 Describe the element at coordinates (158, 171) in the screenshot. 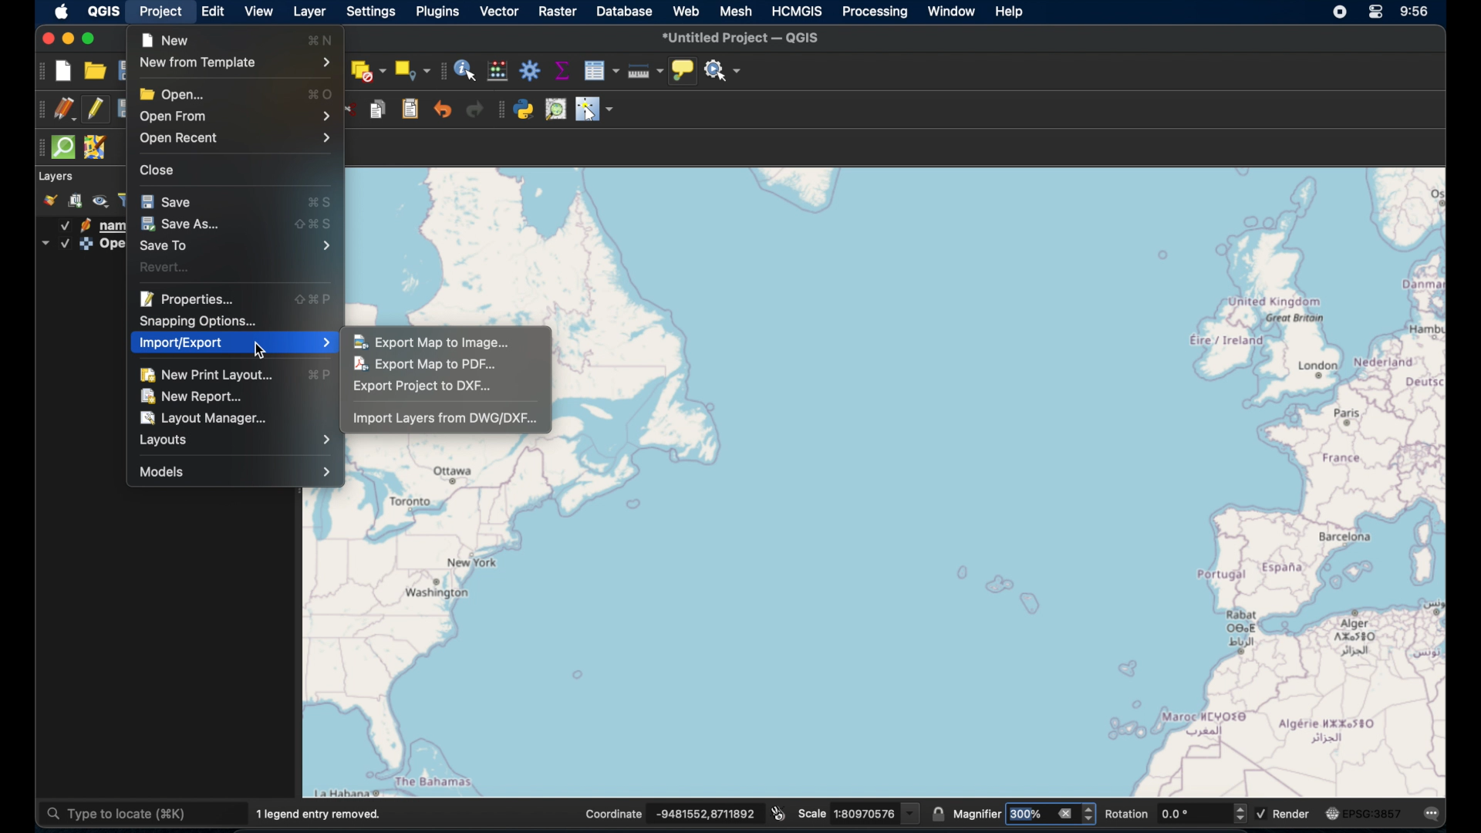

I see `close` at that location.